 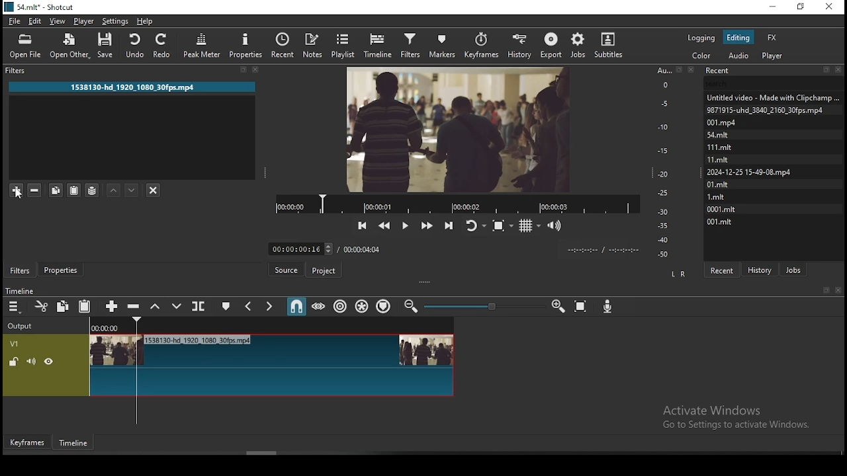 I want to click on notes, so click(x=312, y=45).